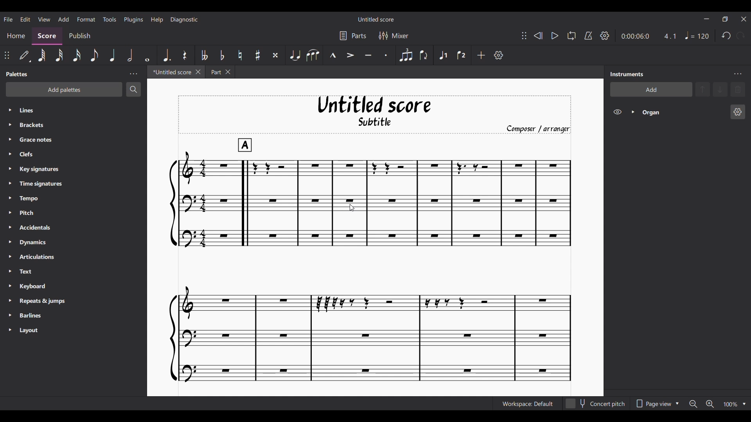  What do you see at coordinates (7, 55) in the screenshot?
I see `Change position of toolbar attached` at bounding box center [7, 55].